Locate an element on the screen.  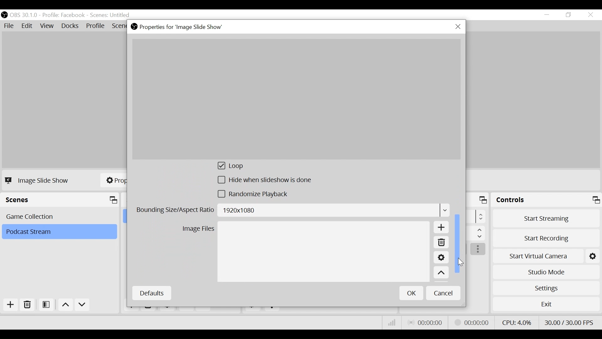
Scene is located at coordinates (111, 15).